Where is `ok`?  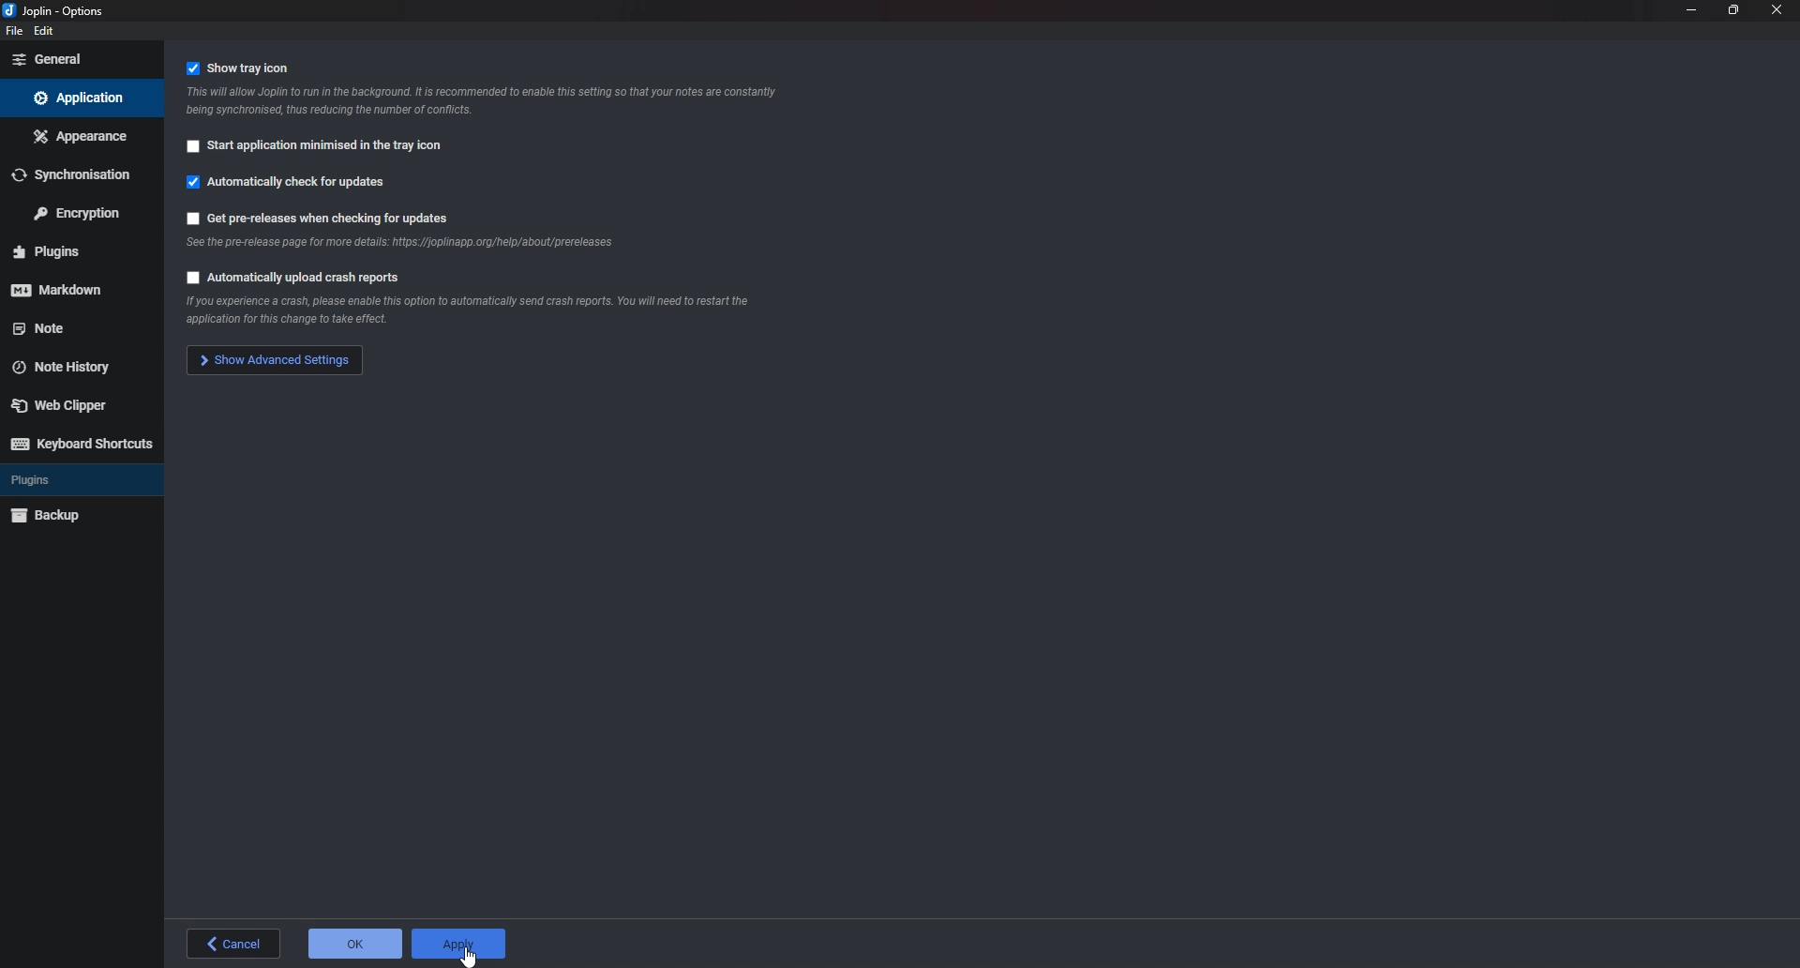 ok is located at coordinates (355, 945).